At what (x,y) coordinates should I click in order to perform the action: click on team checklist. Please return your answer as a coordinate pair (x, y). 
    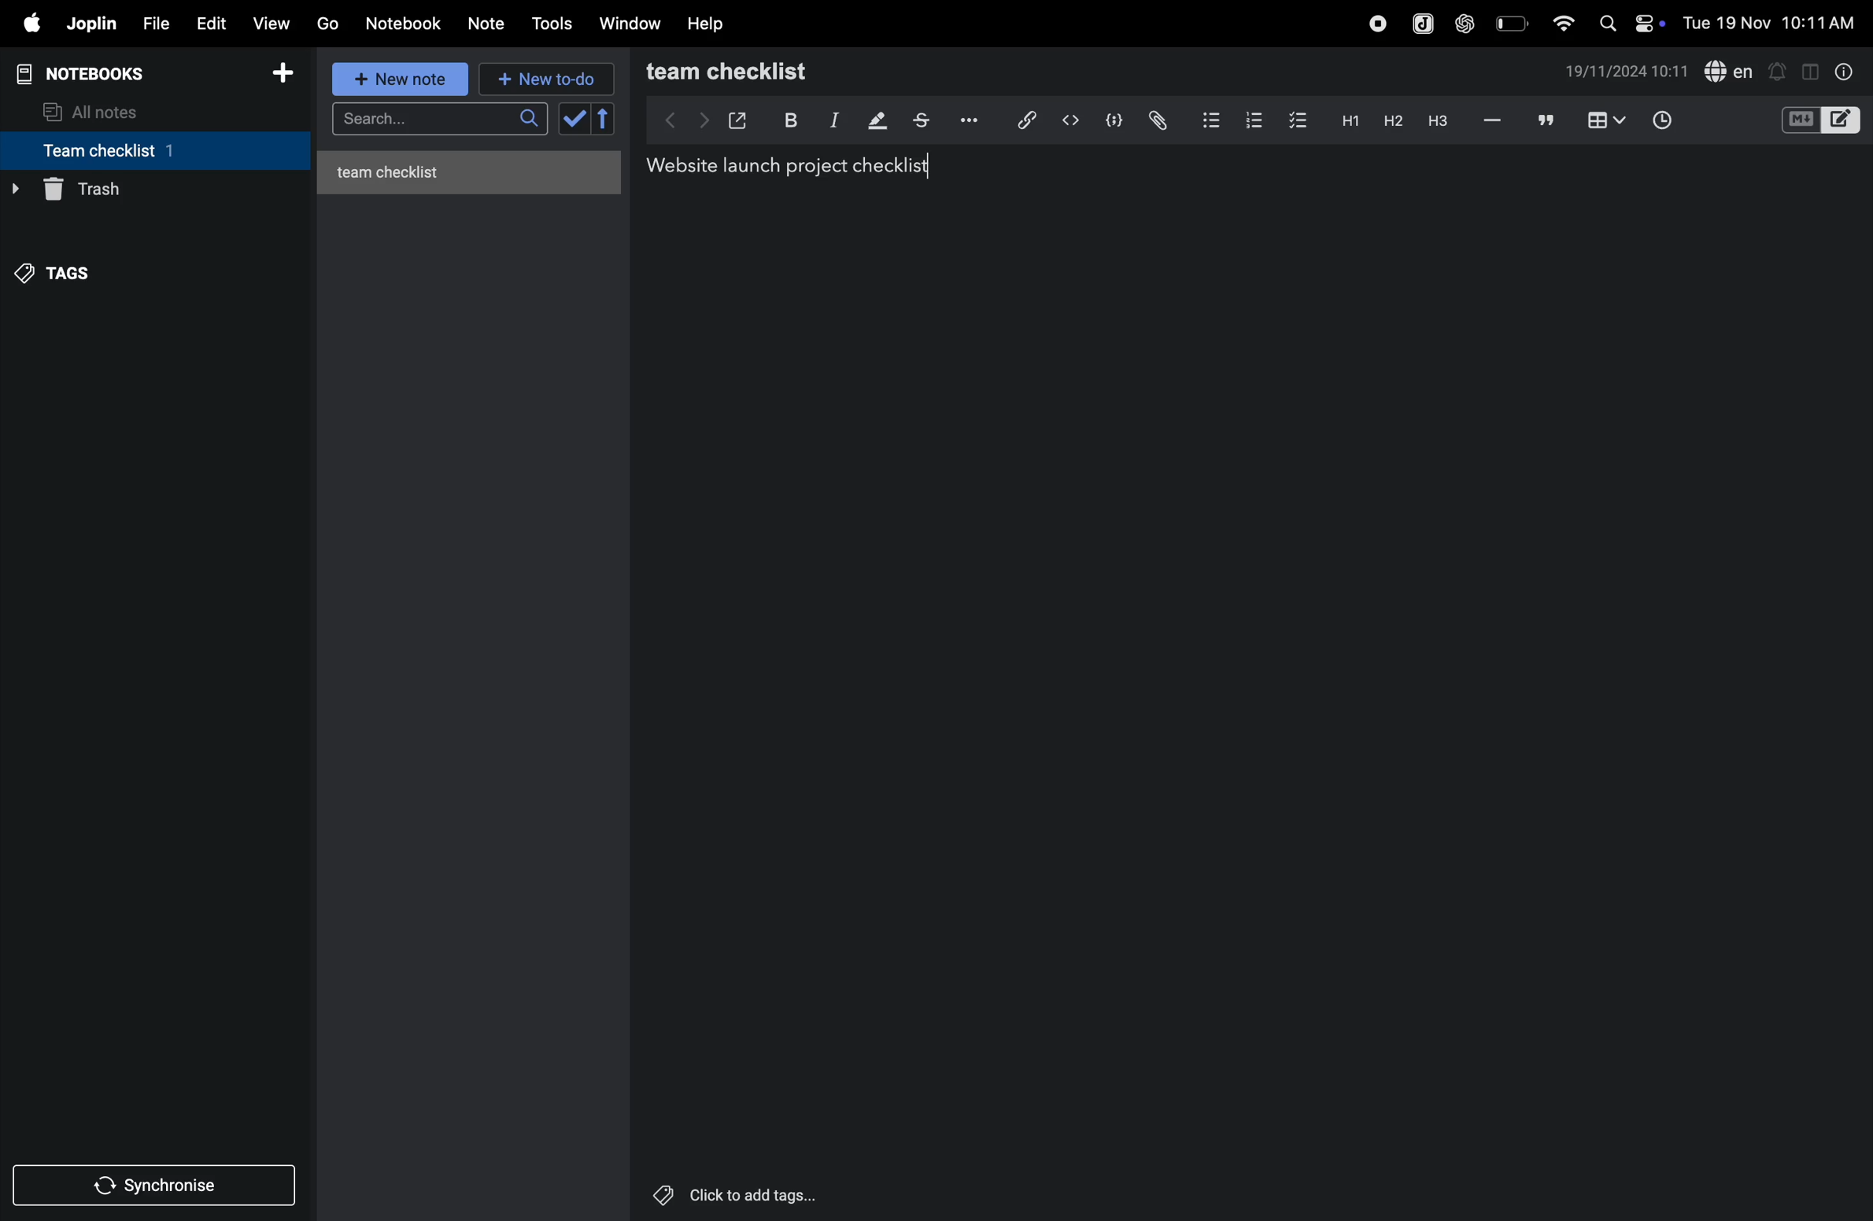
    Looking at the image, I should click on (128, 150).